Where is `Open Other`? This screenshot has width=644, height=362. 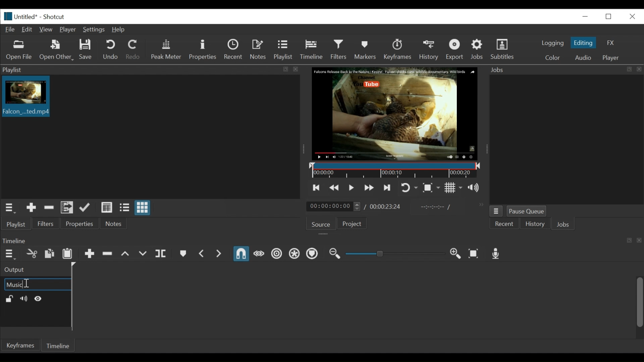 Open Other is located at coordinates (55, 50).